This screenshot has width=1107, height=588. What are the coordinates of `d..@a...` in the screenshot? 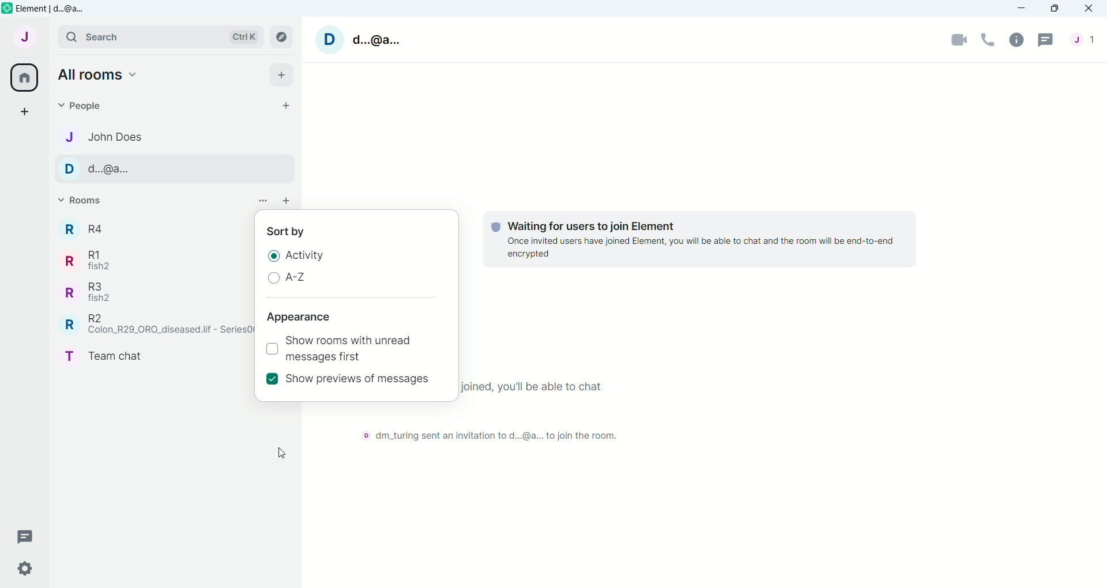 It's located at (378, 41).